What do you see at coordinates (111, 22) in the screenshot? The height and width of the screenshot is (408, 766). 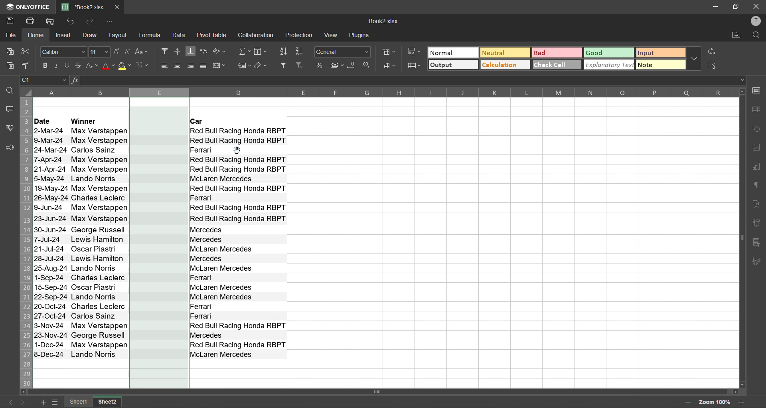 I see `customize quick access toolbar` at bounding box center [111, 22].